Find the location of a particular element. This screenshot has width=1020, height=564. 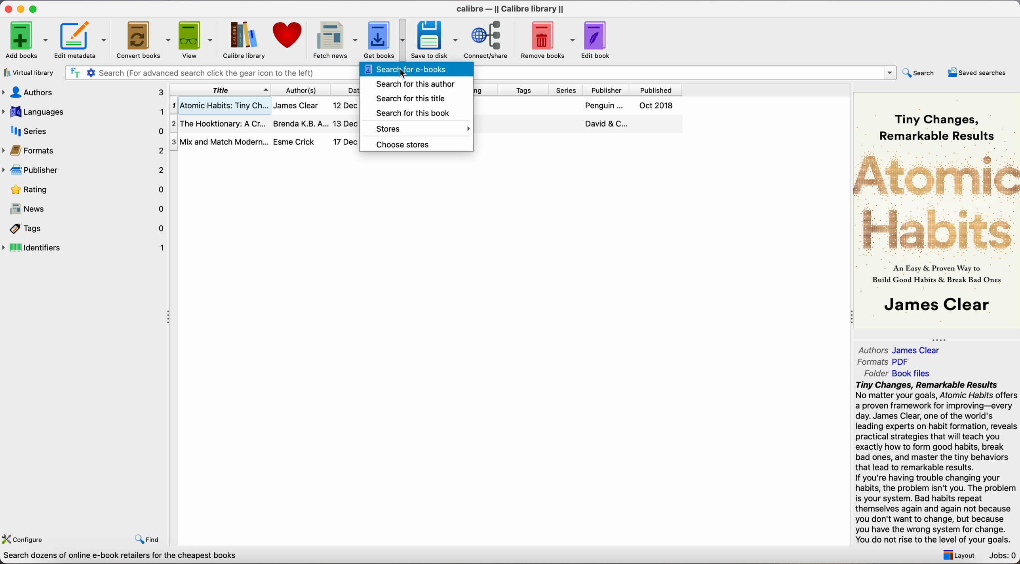

convert books is located at coordinates (145, 41).